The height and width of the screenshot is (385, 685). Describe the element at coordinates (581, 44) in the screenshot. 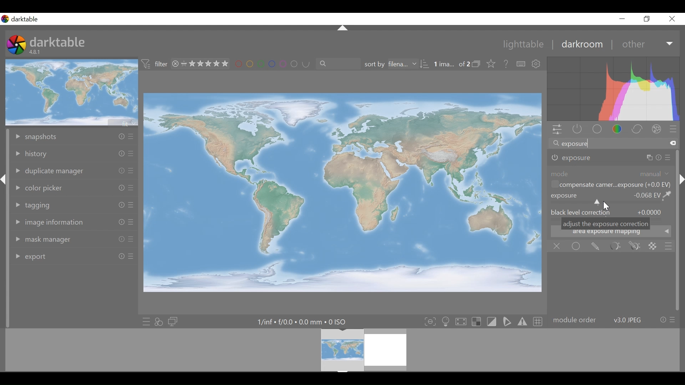

I see `darkroom` at that location.